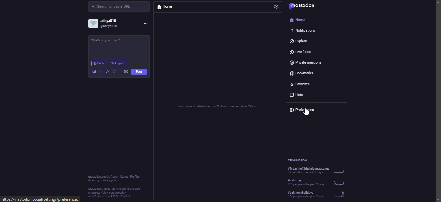 The width and height of the screenshot is (441, 202). I want to click on search, so click(114, 7).